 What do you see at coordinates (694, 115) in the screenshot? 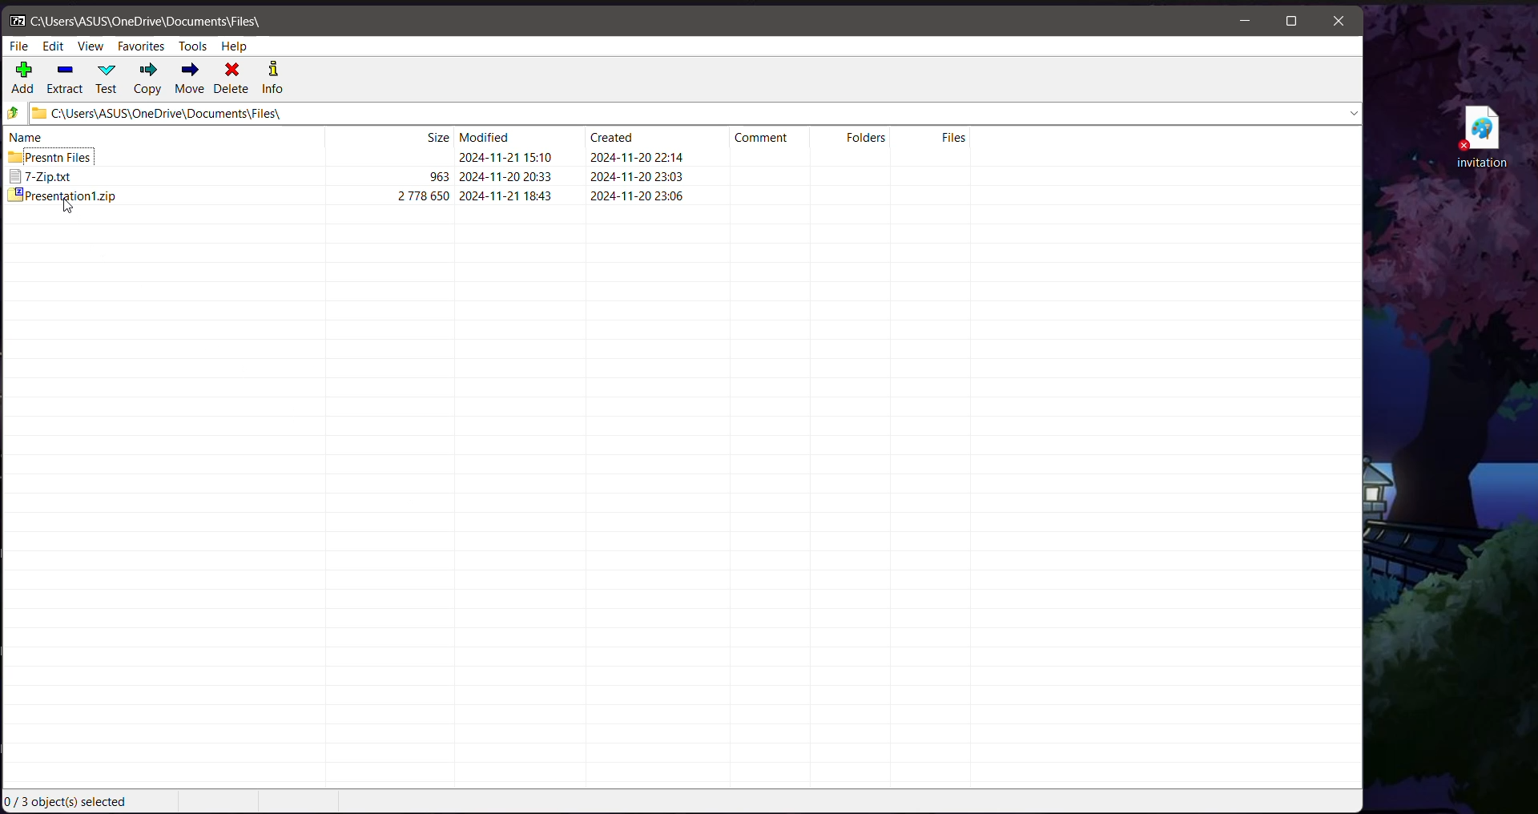
I see `Current Folder Path` at bounding box center [694, 115].